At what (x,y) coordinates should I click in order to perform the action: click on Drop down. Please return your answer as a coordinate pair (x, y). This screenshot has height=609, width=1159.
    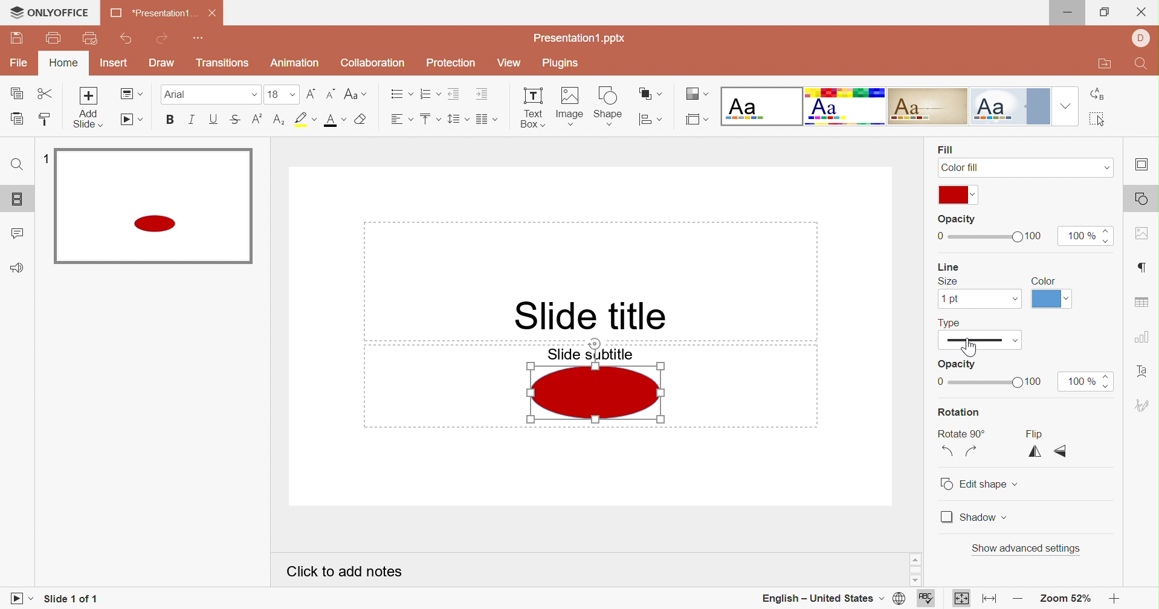
    Looking at the image, I should click on (1013, 300).